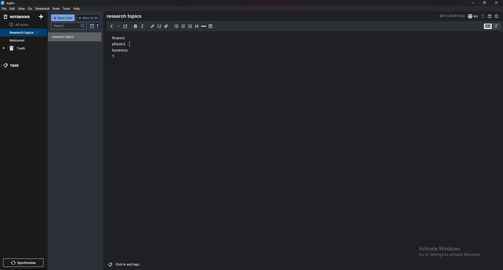  Describe the element at coordinates (67, 9) in the screenshot. I see `tools` at that location.